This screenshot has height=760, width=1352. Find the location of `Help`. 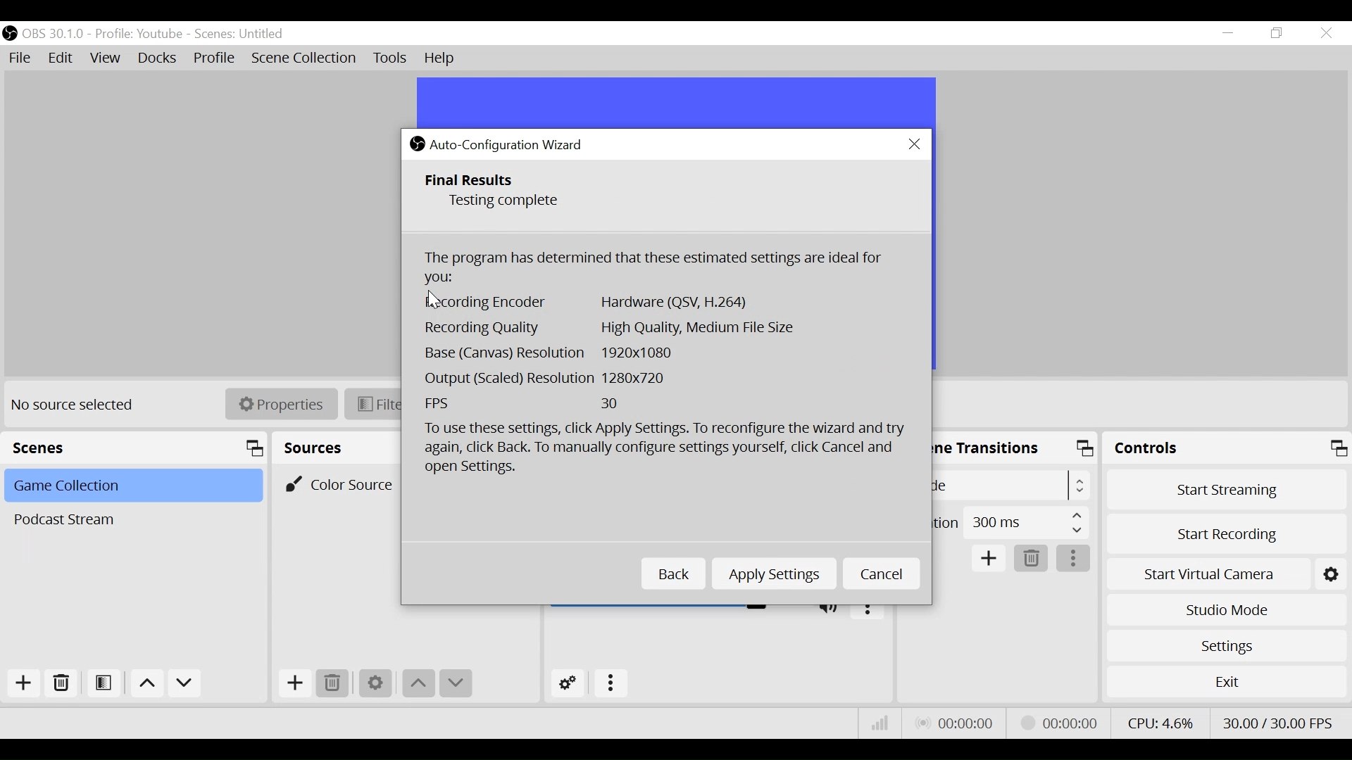

Help is located at coordinates (443, 58).